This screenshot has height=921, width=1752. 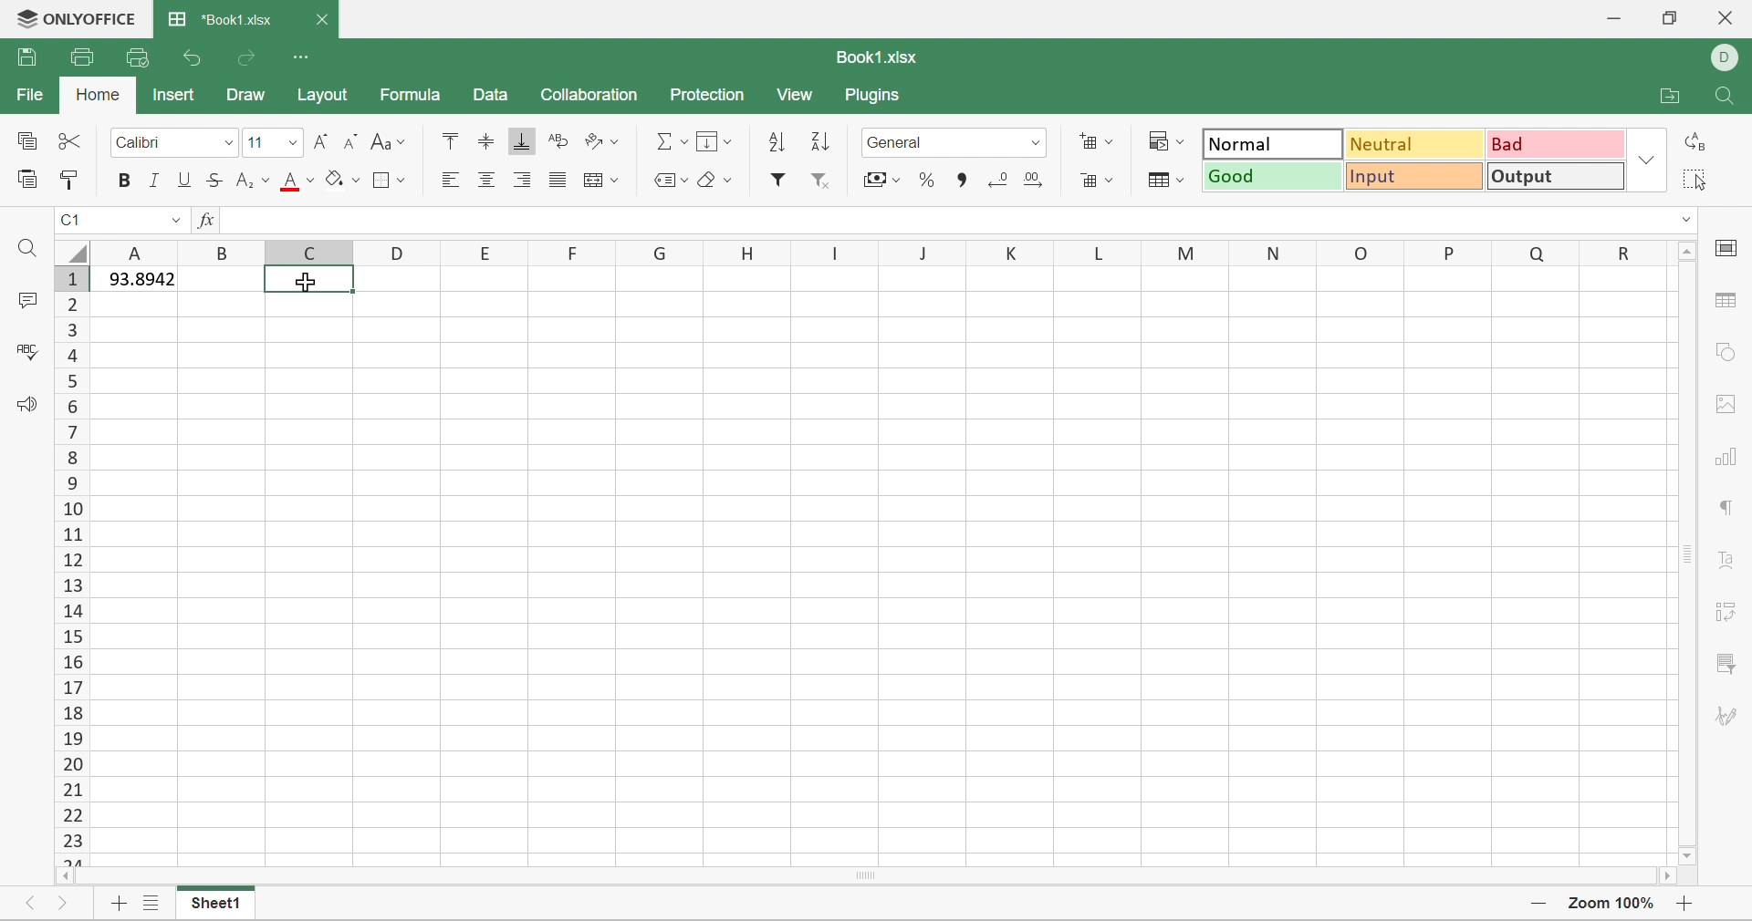 I want to click on Zoom in, so click(x=1684, y=904).